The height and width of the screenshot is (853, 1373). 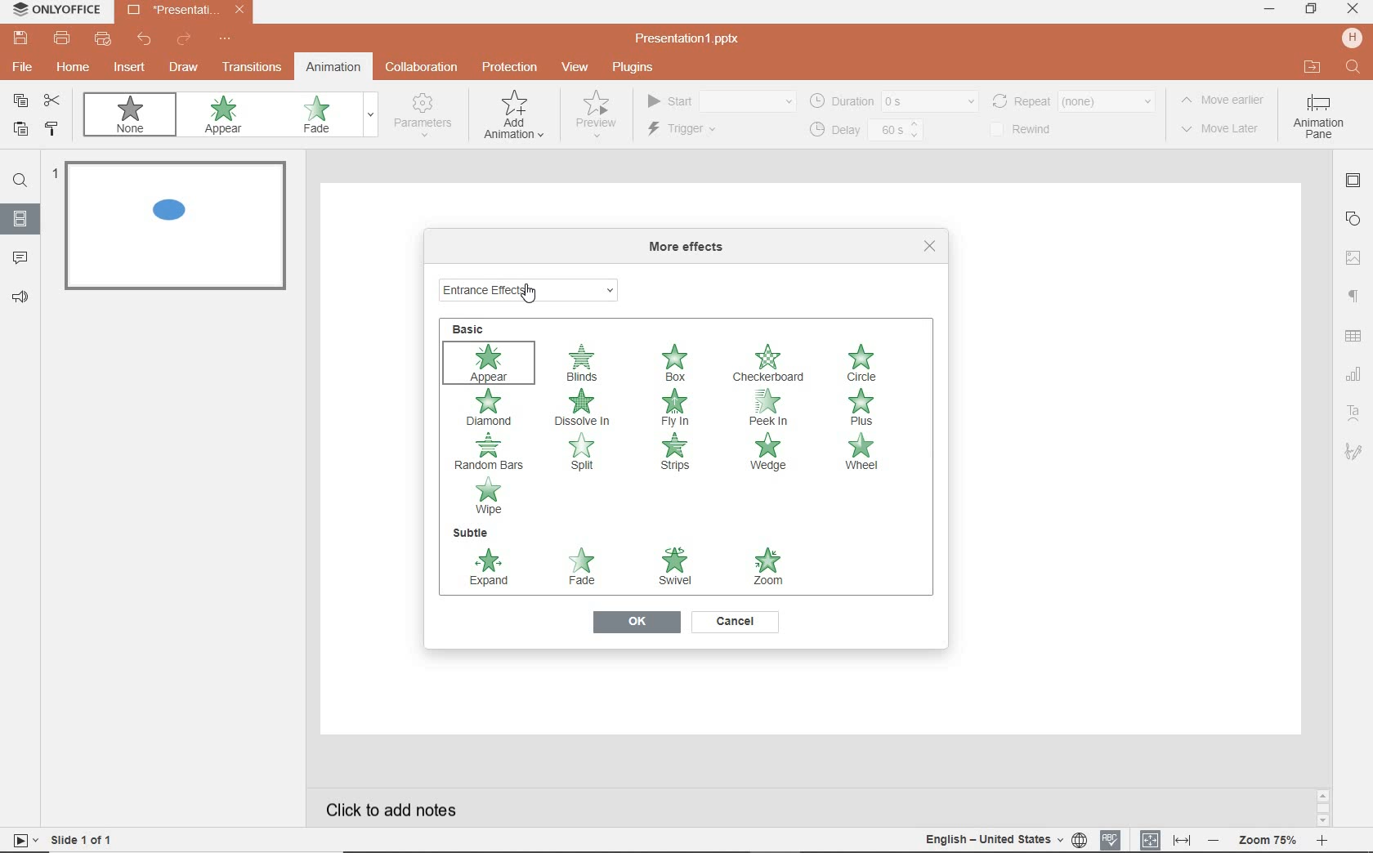 I want to click on zoom, so click(x=1270, y=838).